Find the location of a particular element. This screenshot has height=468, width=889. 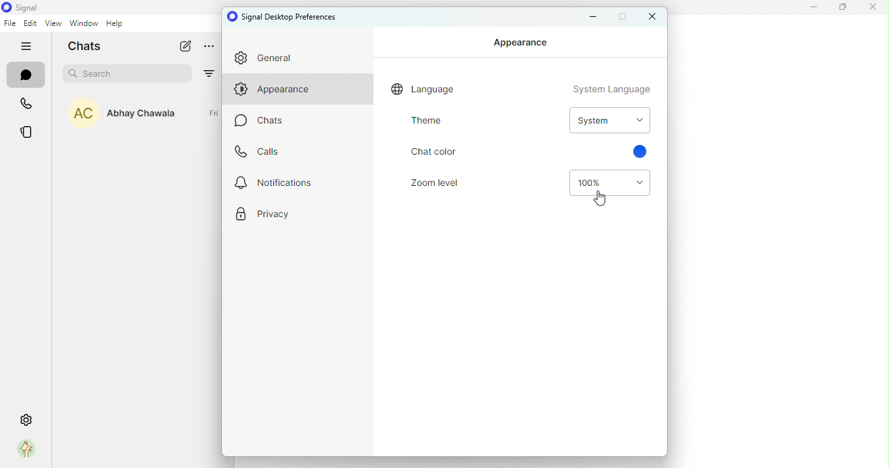

filter by unread is located at coordinates (210, 73).